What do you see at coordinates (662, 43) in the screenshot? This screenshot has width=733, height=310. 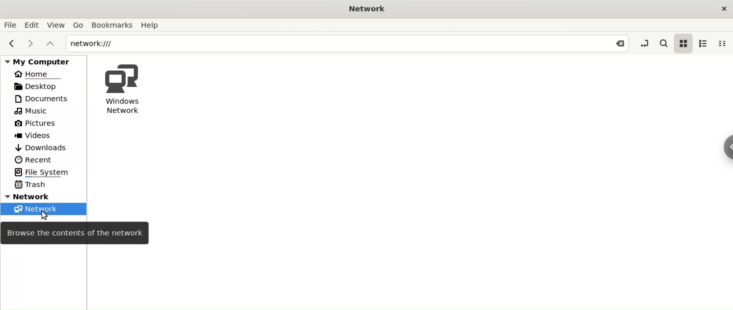 I see `search` at bounding box center [662, 43].